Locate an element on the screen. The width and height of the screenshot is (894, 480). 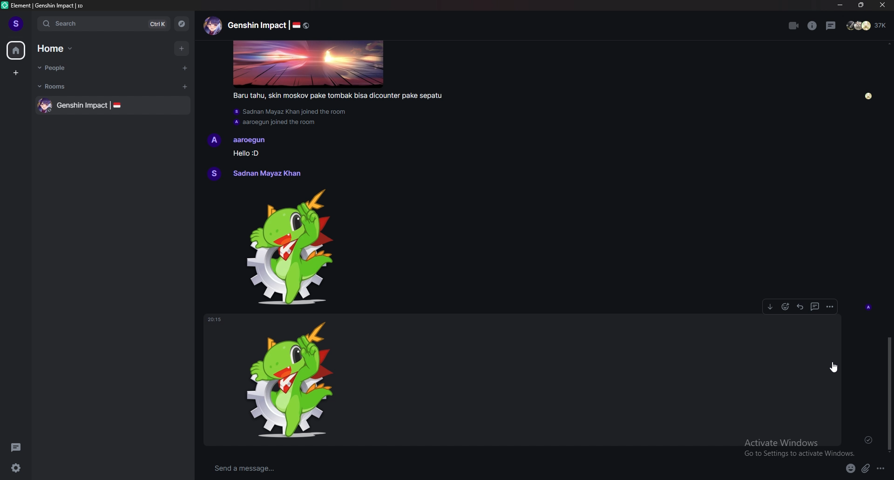
home is located at coordinates (16, 51).